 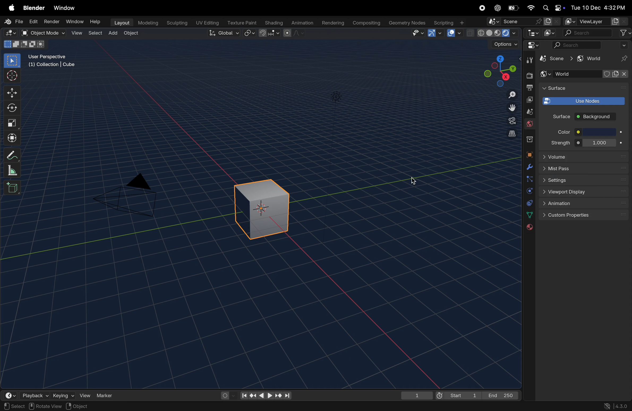 I want to click on version, so click(x=618, y=406).